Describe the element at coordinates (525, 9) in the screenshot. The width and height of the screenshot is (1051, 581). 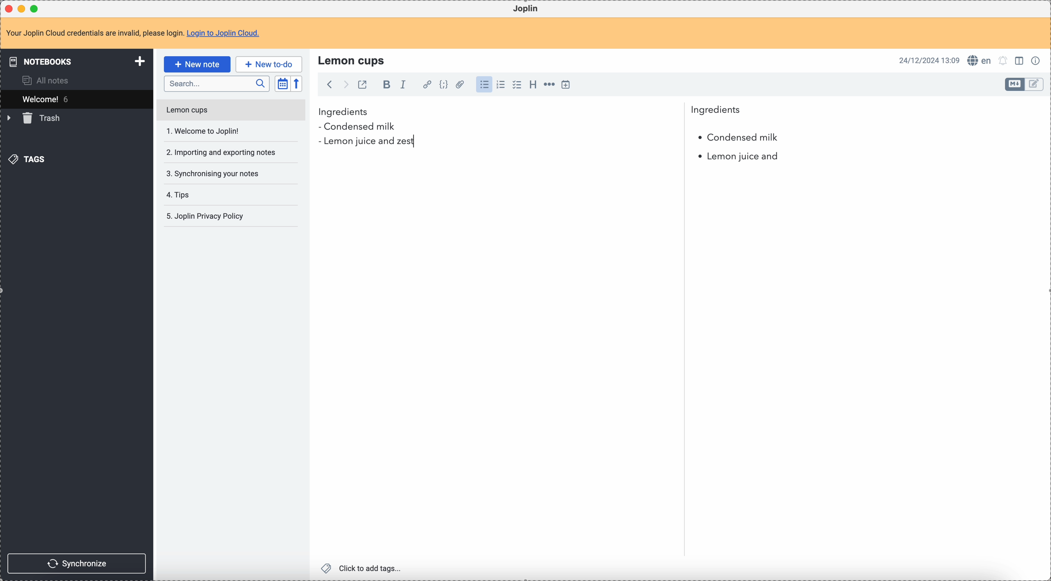
I see `Joplin` at that location.